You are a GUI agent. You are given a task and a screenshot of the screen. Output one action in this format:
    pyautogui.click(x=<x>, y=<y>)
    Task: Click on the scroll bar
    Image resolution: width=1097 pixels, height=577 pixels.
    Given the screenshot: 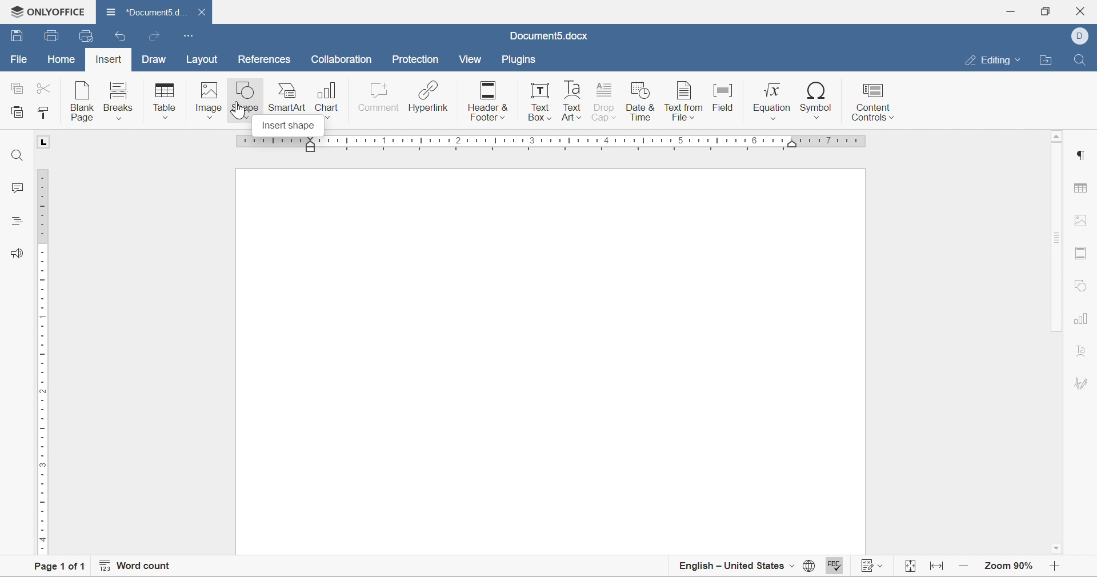 What is the action you would take?
    pyautogui.click(x=1058, y=237)
    